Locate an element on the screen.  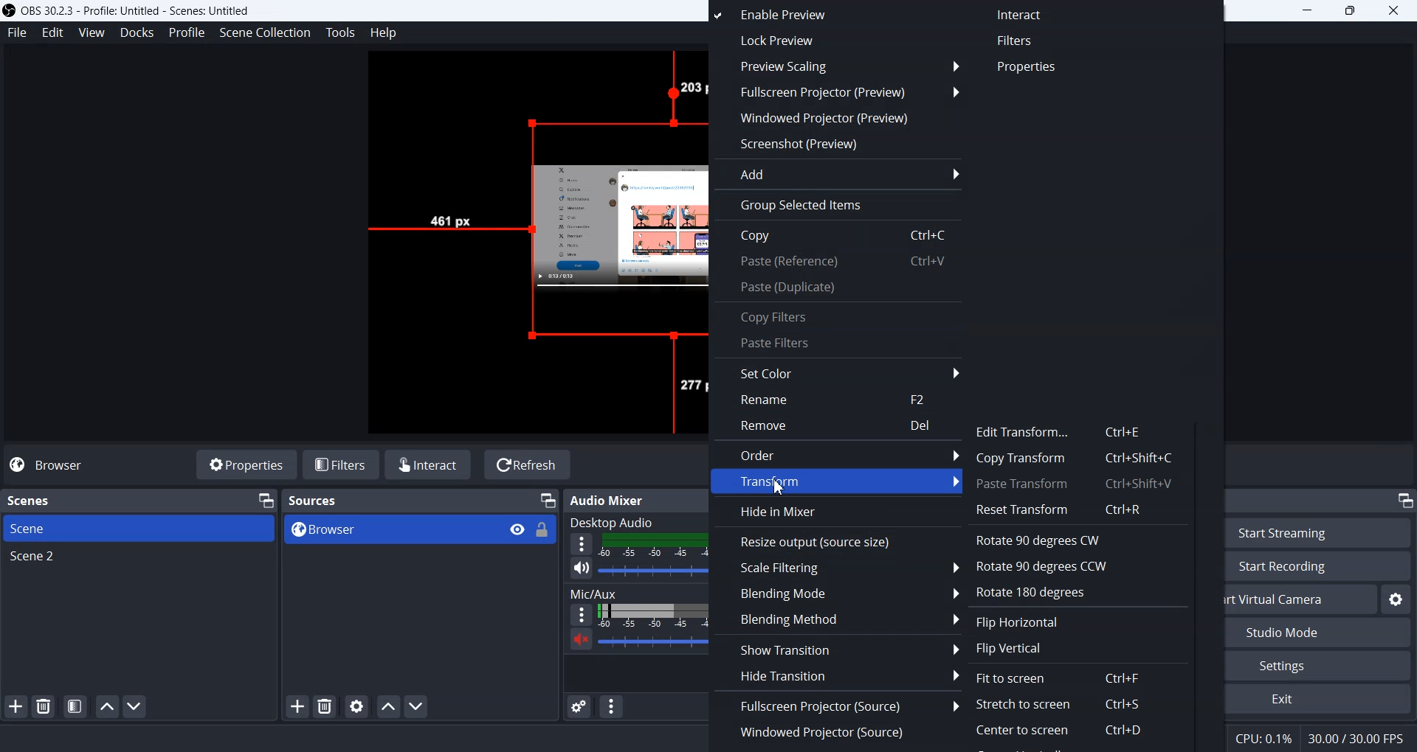
Browser is located at coordinates (379, 529).